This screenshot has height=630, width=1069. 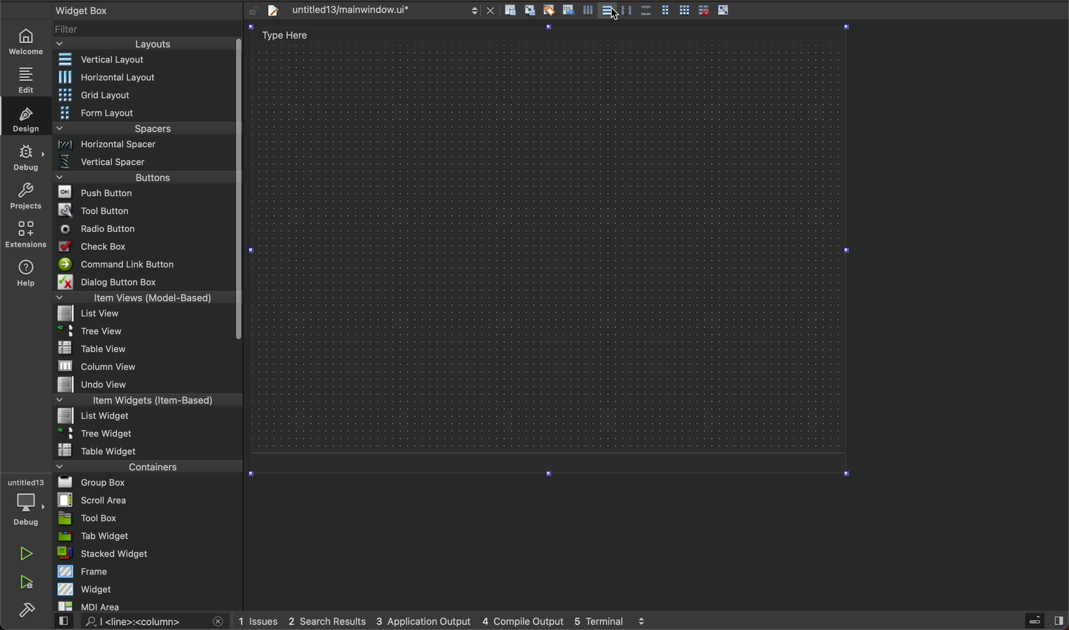 I want to click on build, so click(x=30, y=608).